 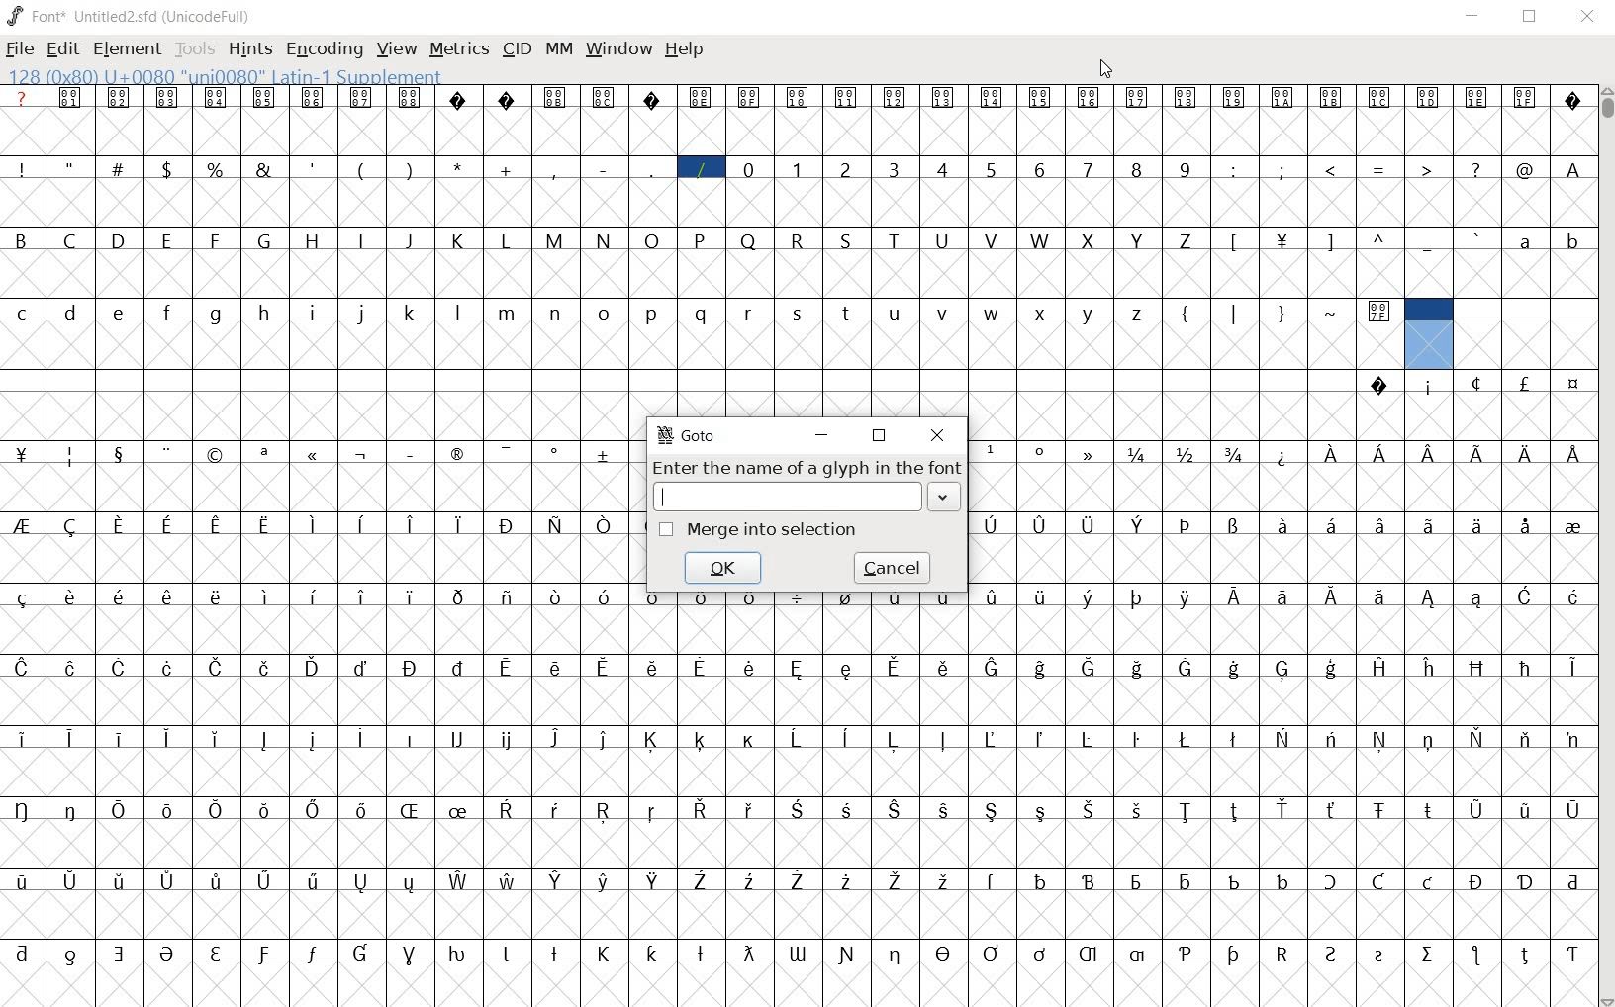 What do you see at coordinates (686, 49) in the screenshot?
I see `Help` at bounding box center [686, 49].